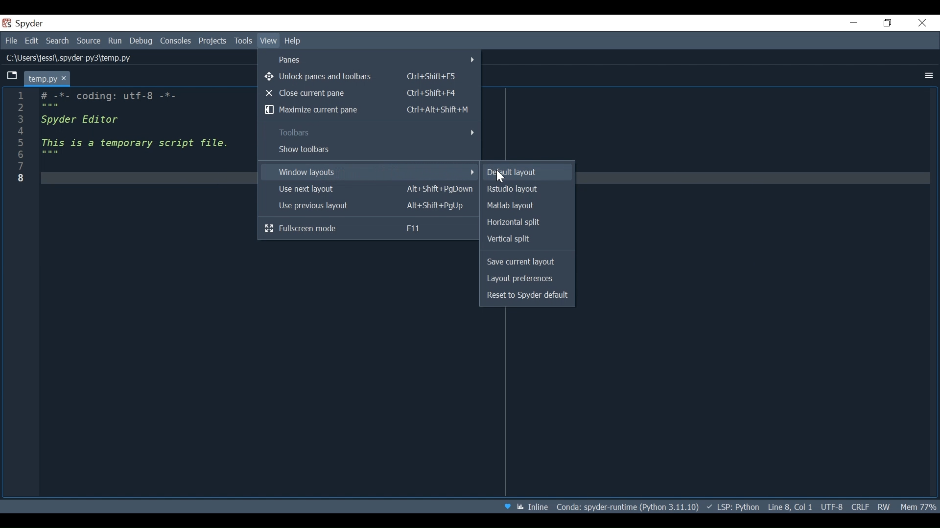 This screenshot has width=940, height=528. I want to click on Console, so click(176, 42).